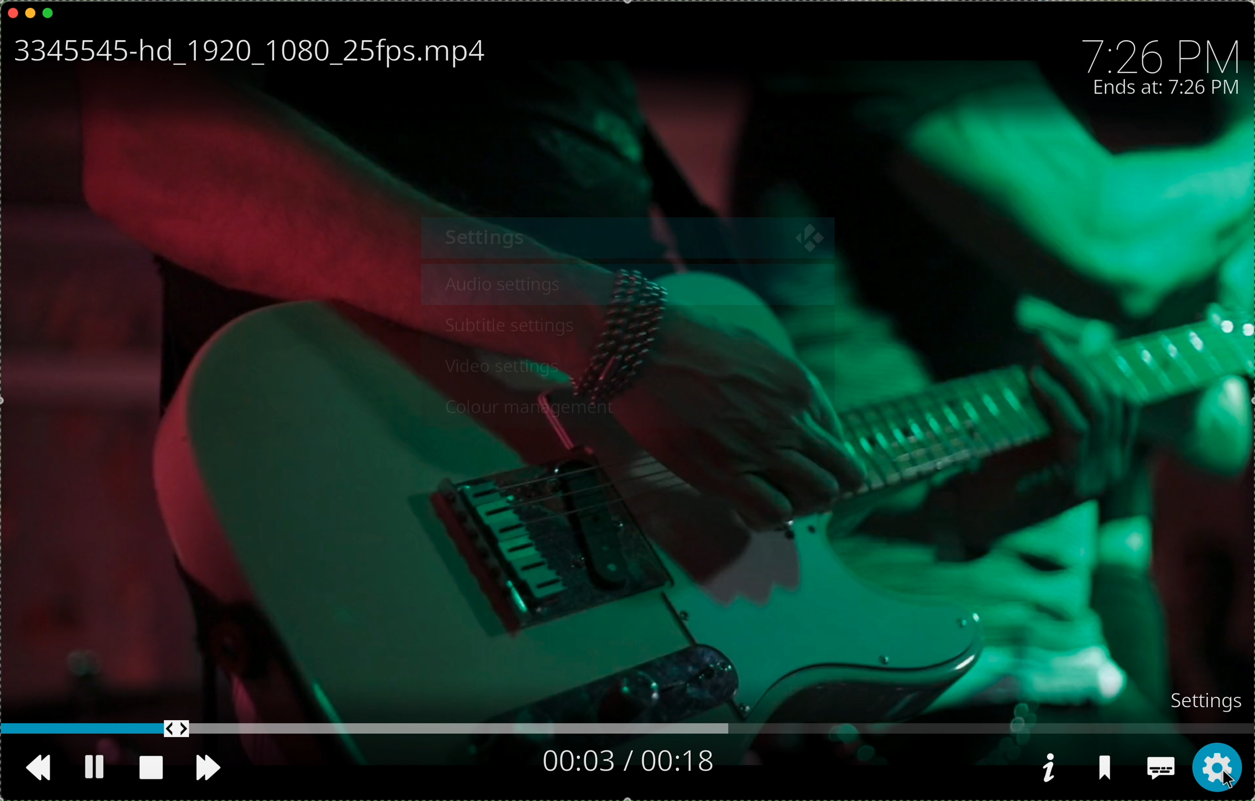  I want to click on ends at: 7:26 PM, so click(1172, 89).